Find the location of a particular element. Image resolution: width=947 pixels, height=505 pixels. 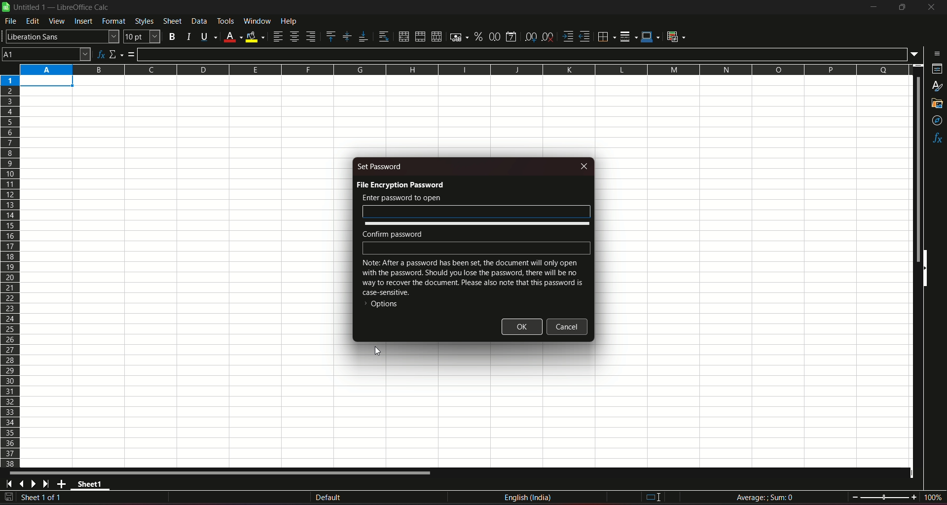

borders is located at coordinates (606, 37).